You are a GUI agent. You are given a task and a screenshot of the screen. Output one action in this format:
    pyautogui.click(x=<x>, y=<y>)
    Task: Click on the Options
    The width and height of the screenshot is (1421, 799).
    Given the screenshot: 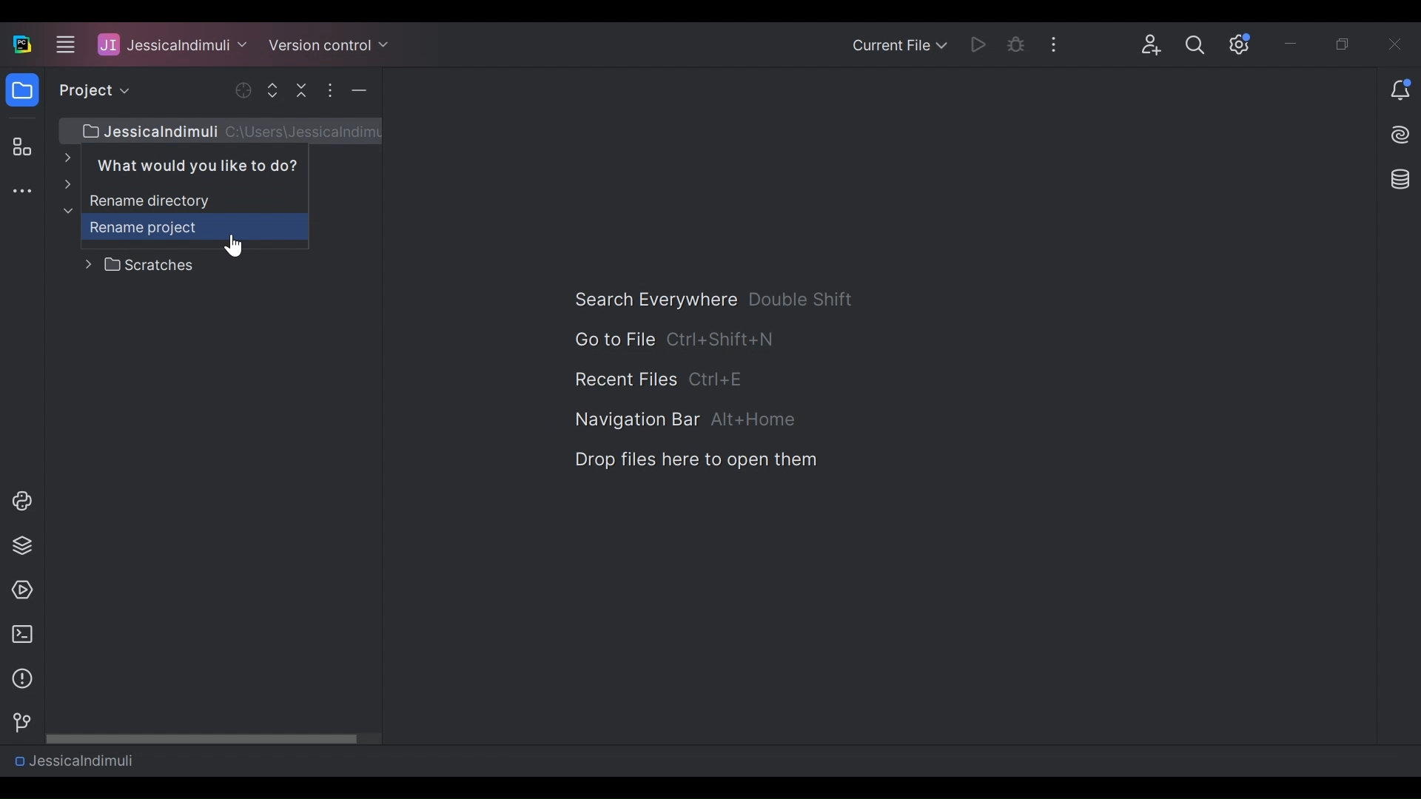 What is the action you would take?
    pyautogui.click(x=329, y=90)
    